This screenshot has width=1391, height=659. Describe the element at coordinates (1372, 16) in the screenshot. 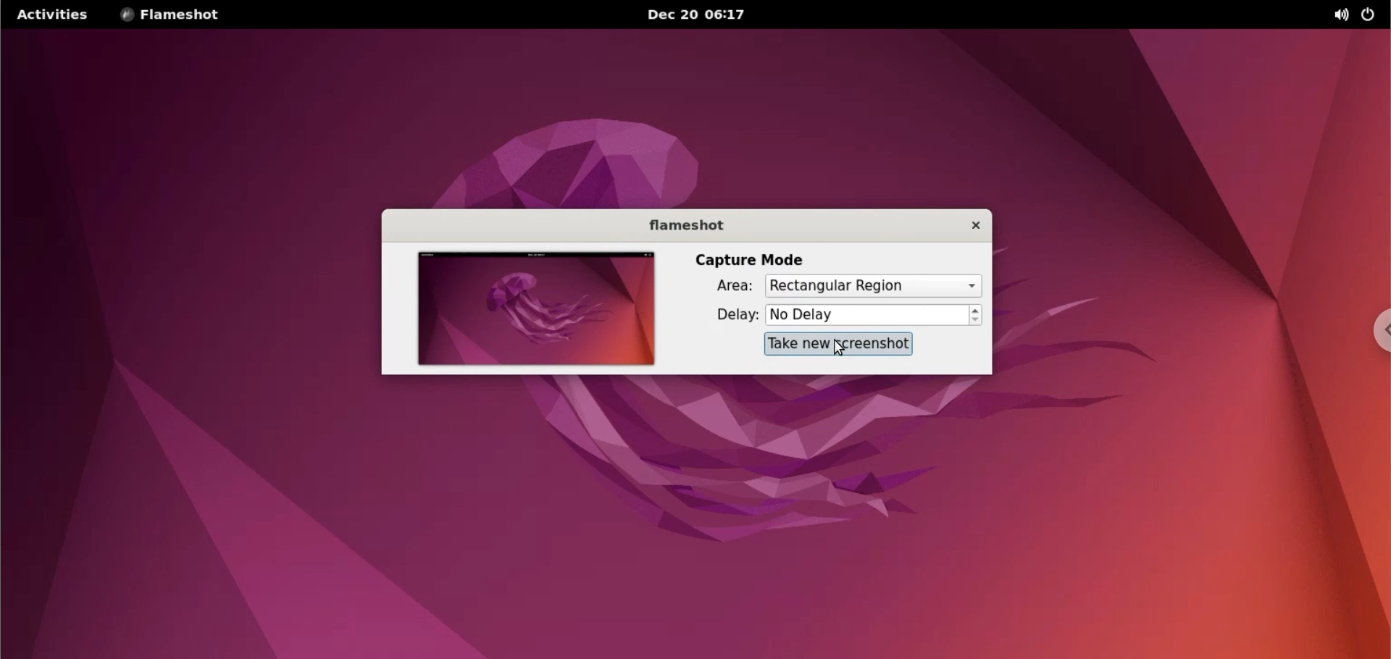

I see `power settings` at that location.